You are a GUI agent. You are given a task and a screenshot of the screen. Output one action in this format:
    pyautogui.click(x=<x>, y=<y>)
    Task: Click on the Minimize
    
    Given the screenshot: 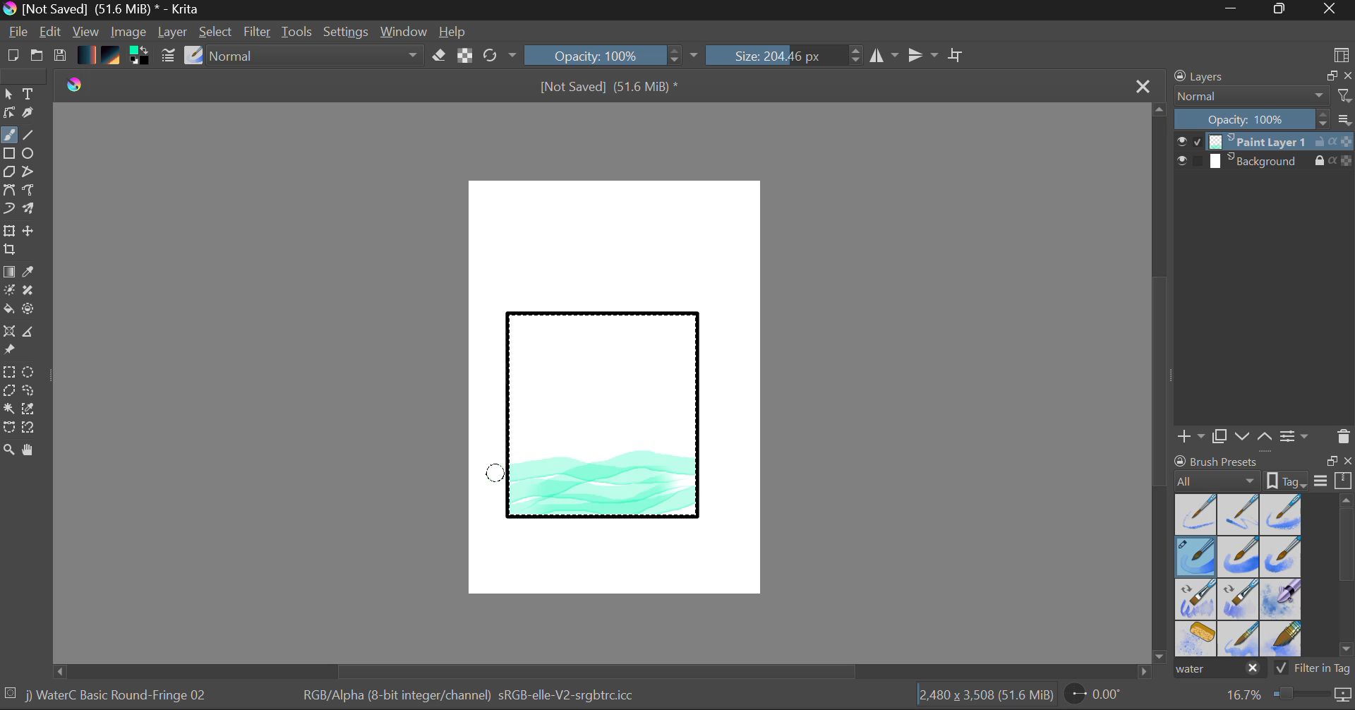 What is the action you would take?
    pyautogui.click(x=1282, y=10)
    